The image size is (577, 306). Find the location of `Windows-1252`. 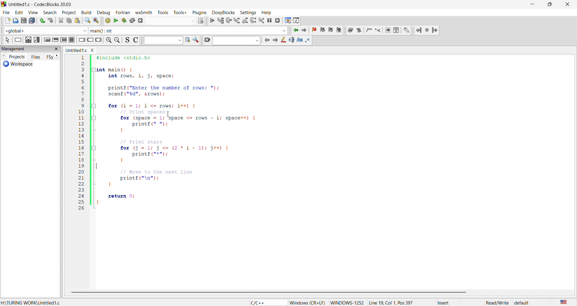

Windows-1252 is located at coordinates (347, 302).